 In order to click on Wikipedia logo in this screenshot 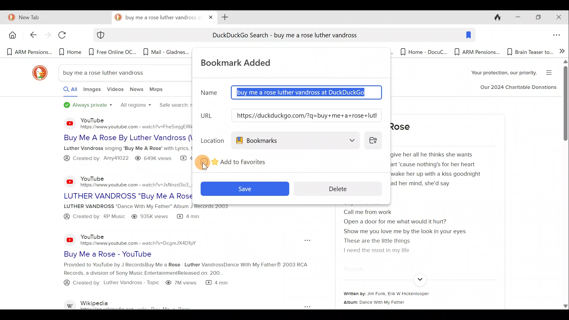, I will do `click(71, 303)`.